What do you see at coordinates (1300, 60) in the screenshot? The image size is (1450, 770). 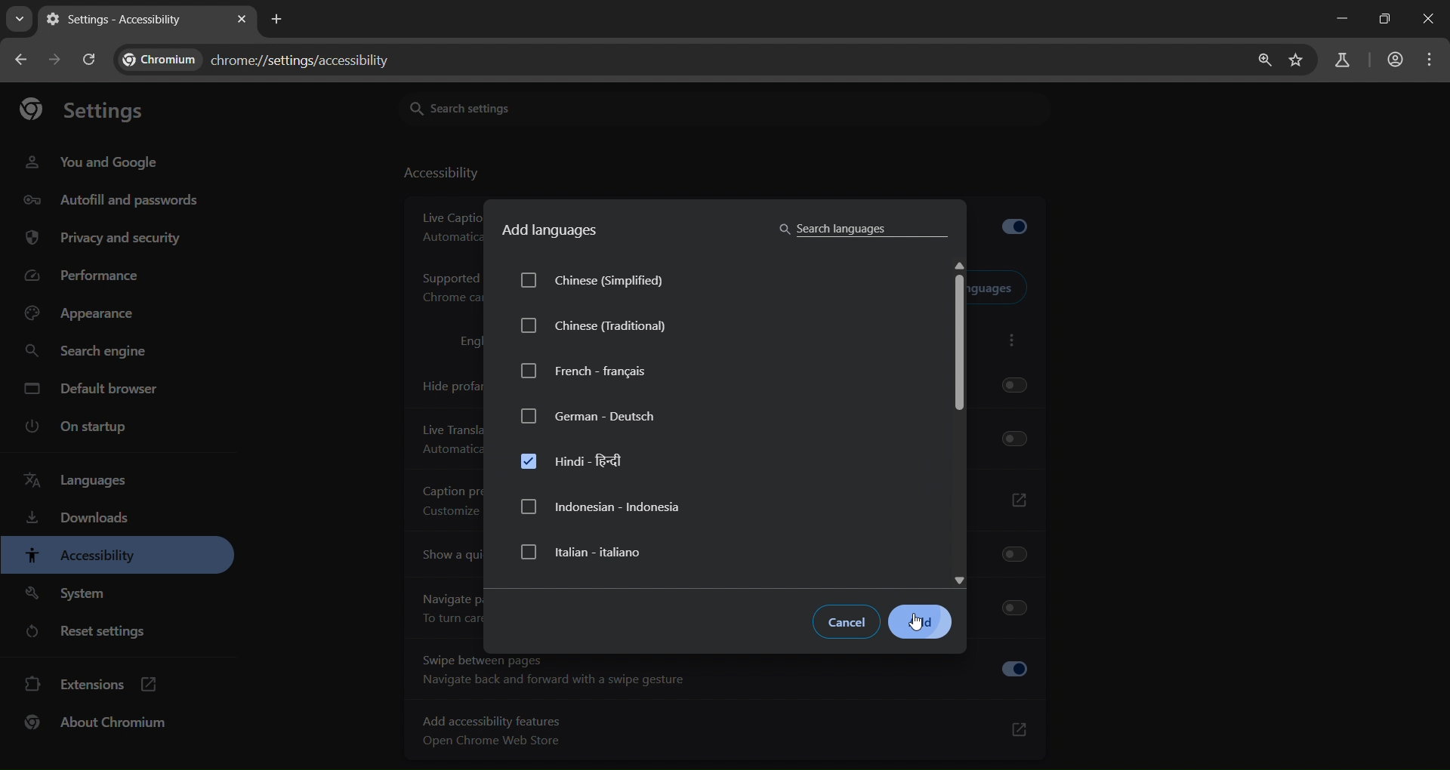 I see `bookmark page` at bounding box center [1300, 60].